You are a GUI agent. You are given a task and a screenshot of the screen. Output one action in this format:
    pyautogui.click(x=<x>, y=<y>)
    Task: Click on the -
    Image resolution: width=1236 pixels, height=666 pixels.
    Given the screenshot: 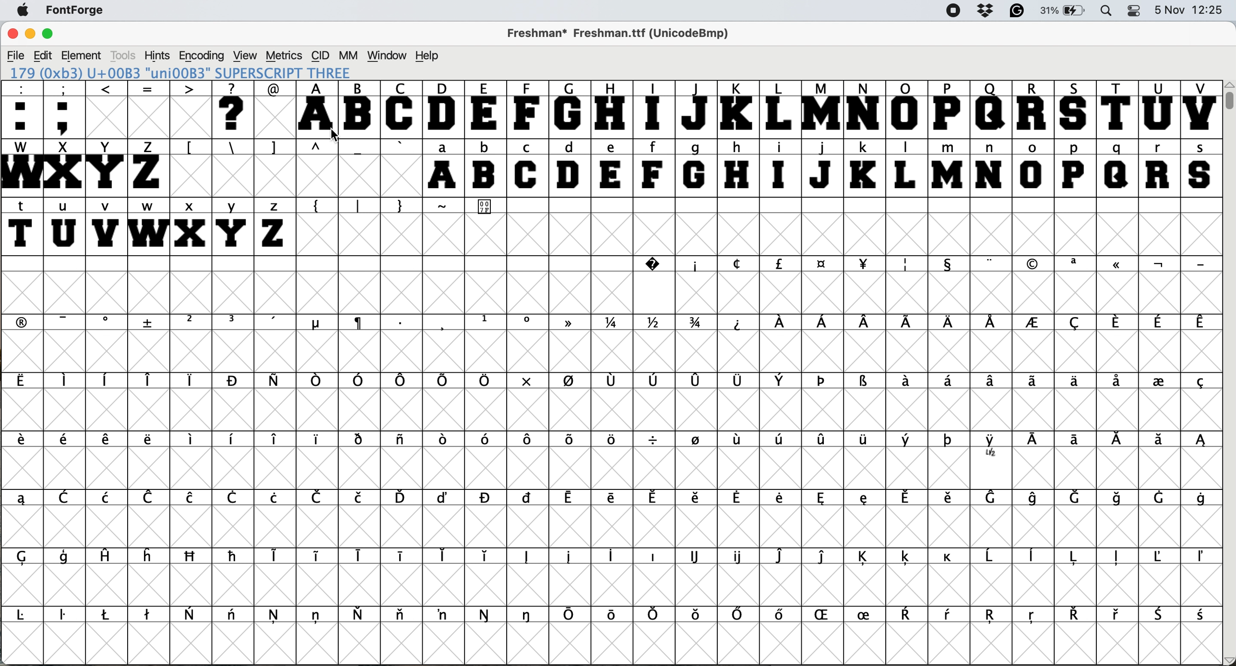 What is the action you would take?
    pyautogui.click(x=359, y=149)
    